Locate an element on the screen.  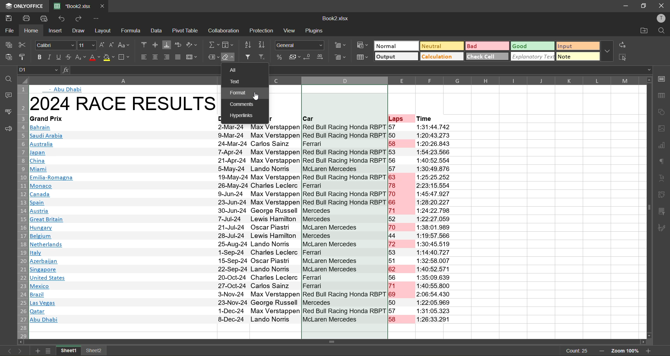
United States 20-Oct-24 Charles Leclerc Ferrari 56 1:35:09.639 is located at coordinates (243, 277).